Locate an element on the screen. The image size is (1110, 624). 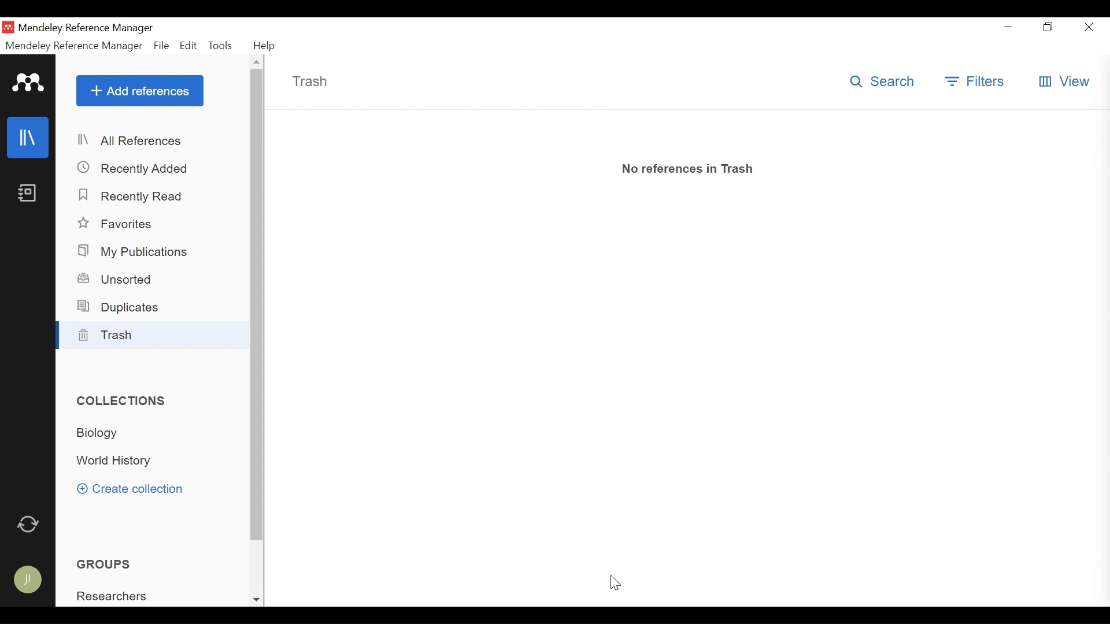
Scroll down is located at coordinates (255, 600).